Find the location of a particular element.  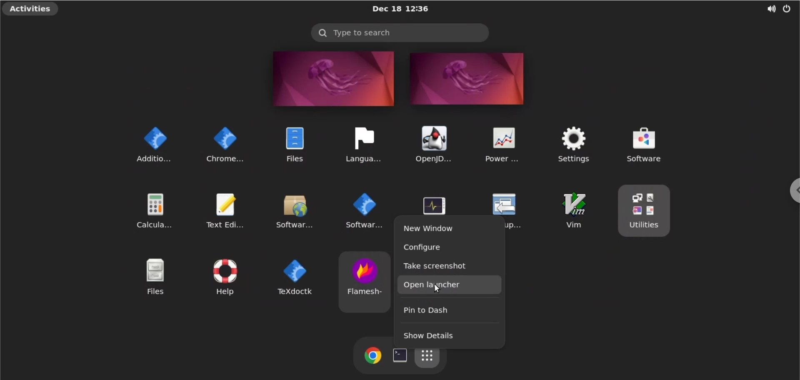

configure  is located at coordinates (446, 248).